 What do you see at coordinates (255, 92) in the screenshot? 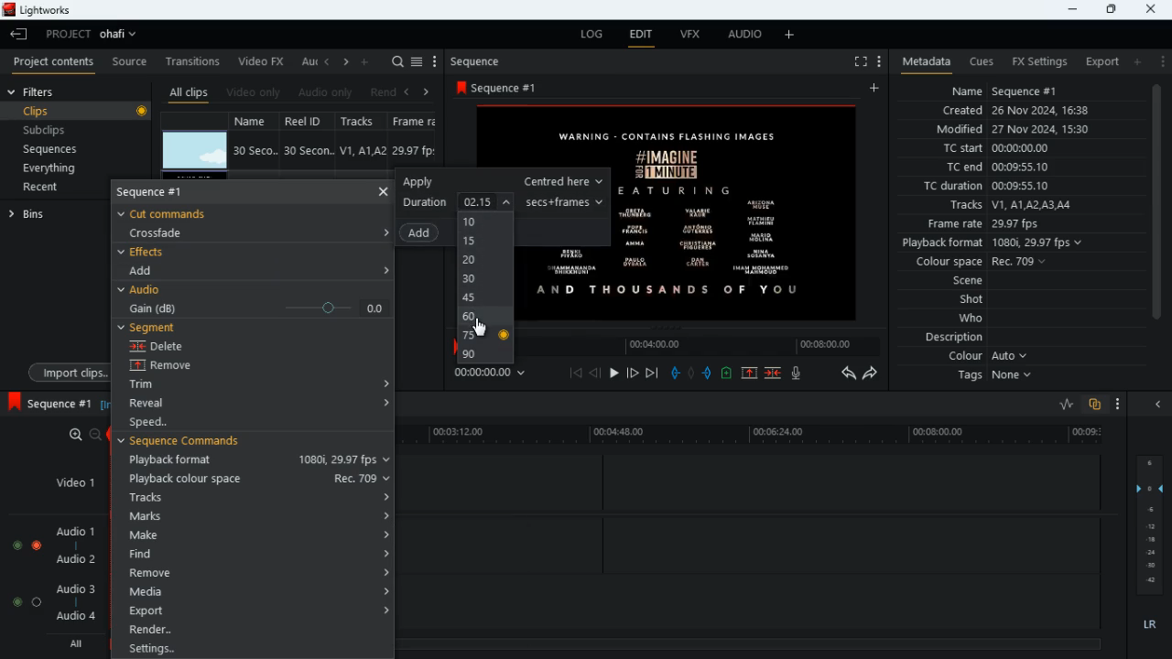
I see `video only` at bounding box center [255, 92].